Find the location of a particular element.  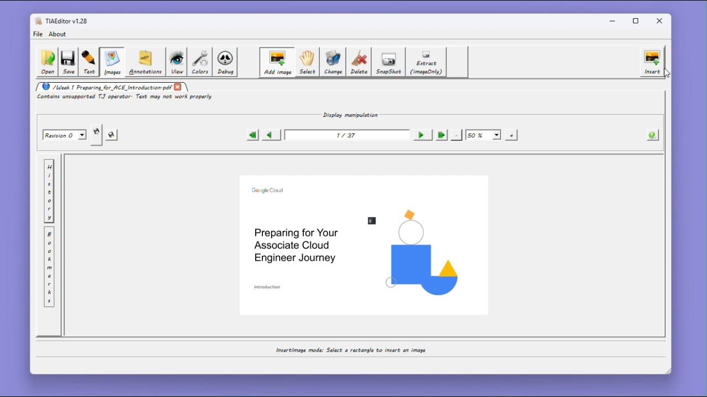

Maximize is located at coordinates (638, 21).